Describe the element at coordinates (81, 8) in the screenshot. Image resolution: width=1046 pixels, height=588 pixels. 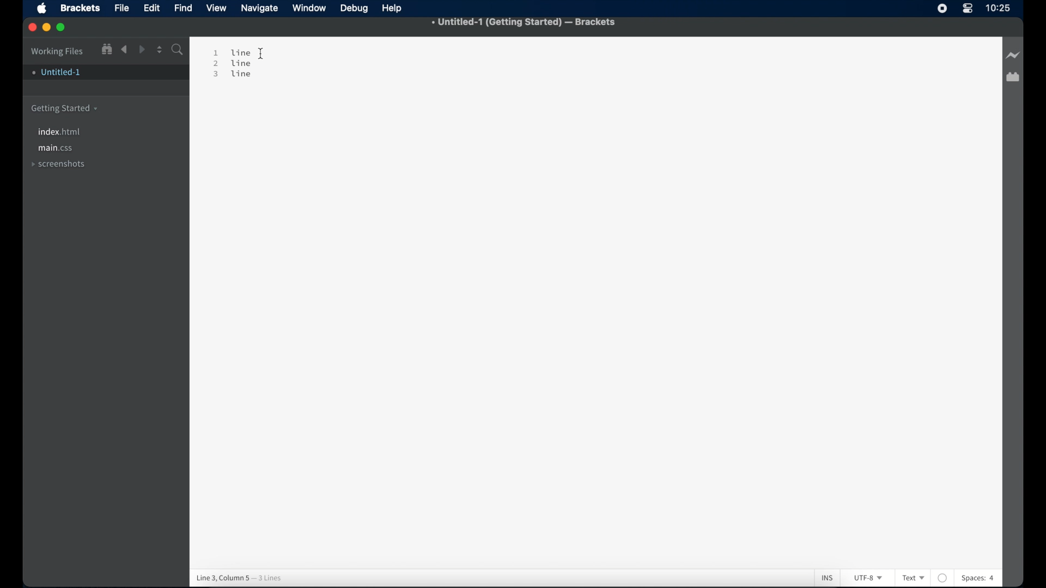
I see `brackets` at that location.